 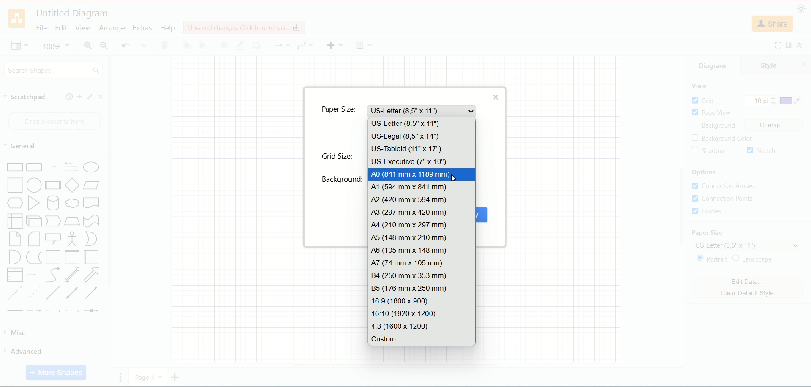 What do you see at coordinates (421, 313) in the screenshot?
I see `16:10` at bounding box center [421, 313].